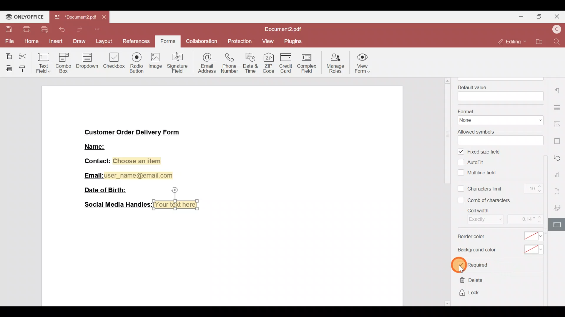  What do you see at coordinates (499, 92) in the screenshot?
I see `Default value` at bounding box center [499, 92].